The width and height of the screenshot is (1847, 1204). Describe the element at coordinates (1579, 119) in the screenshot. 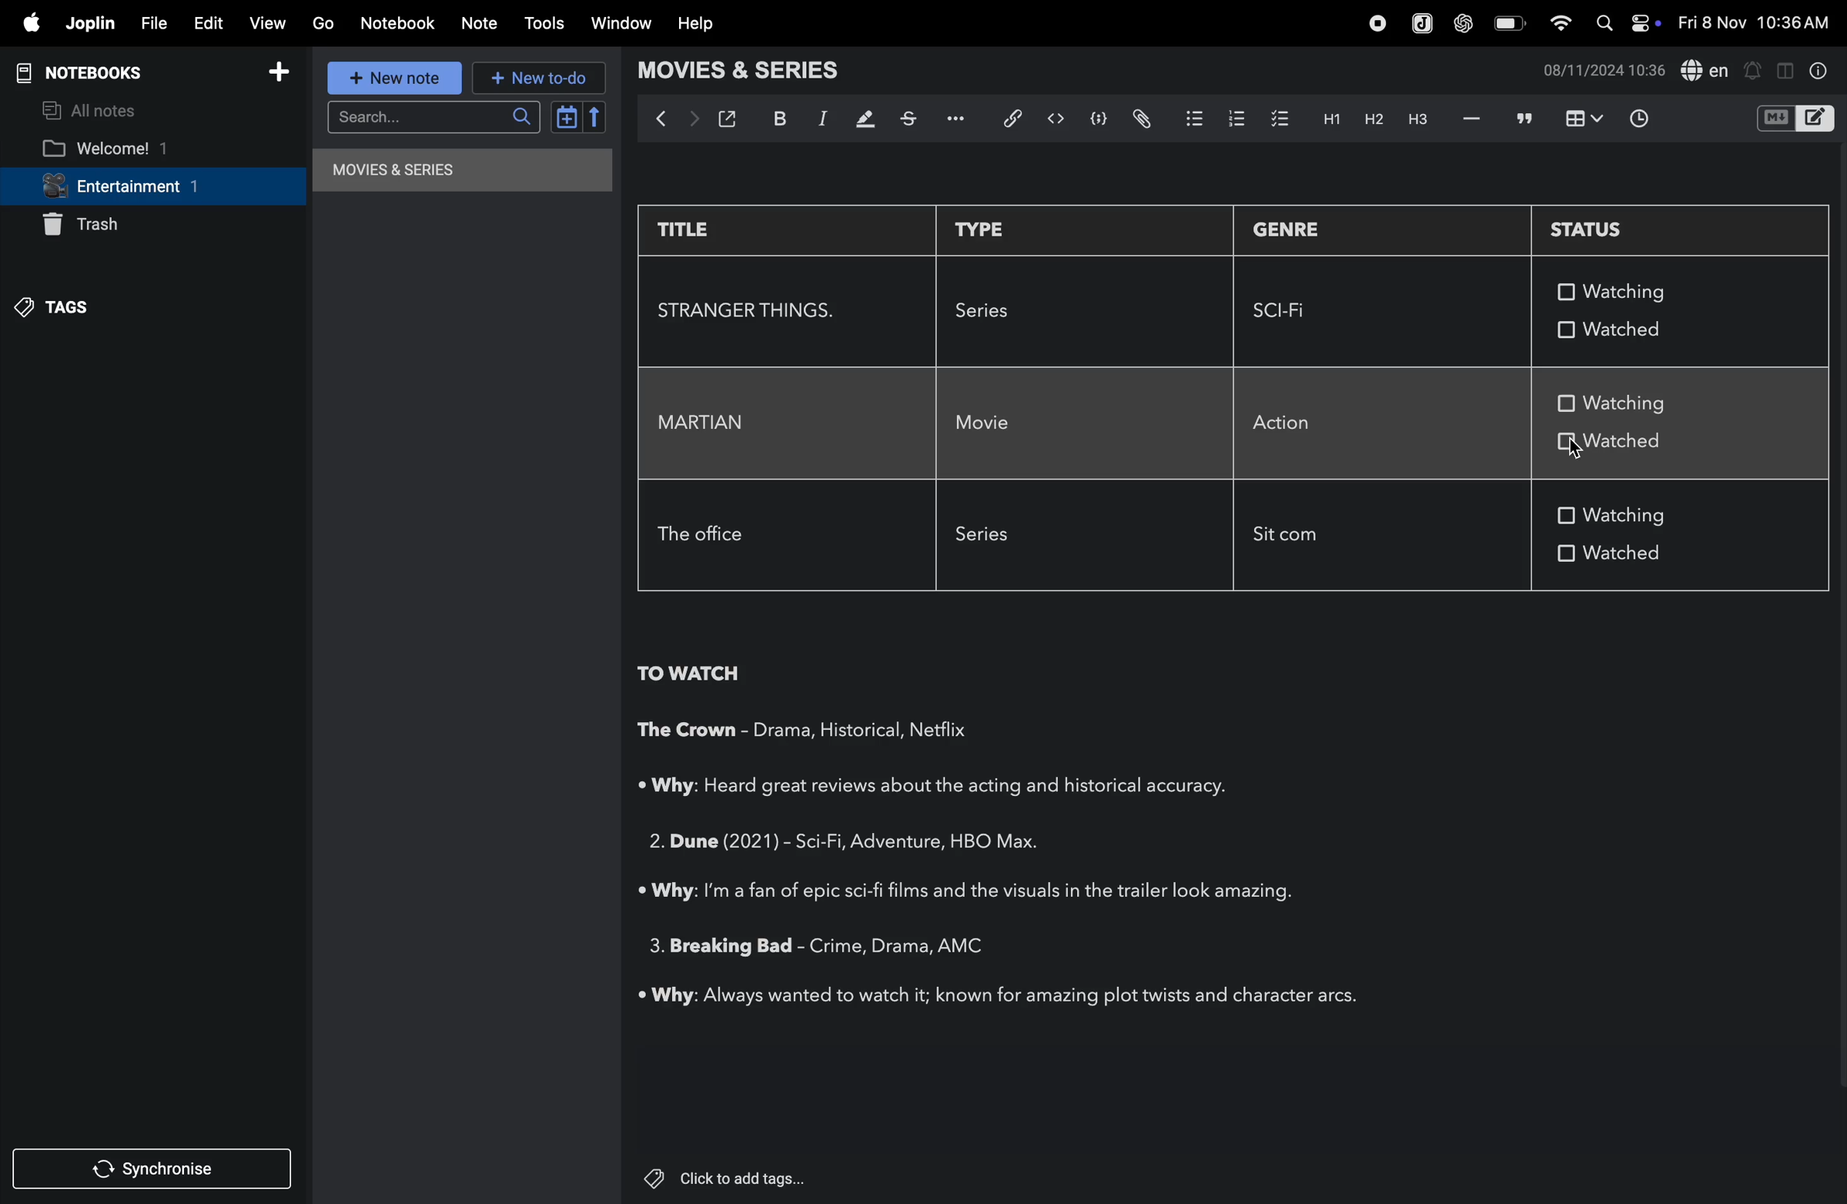

I see `table view` at that location.